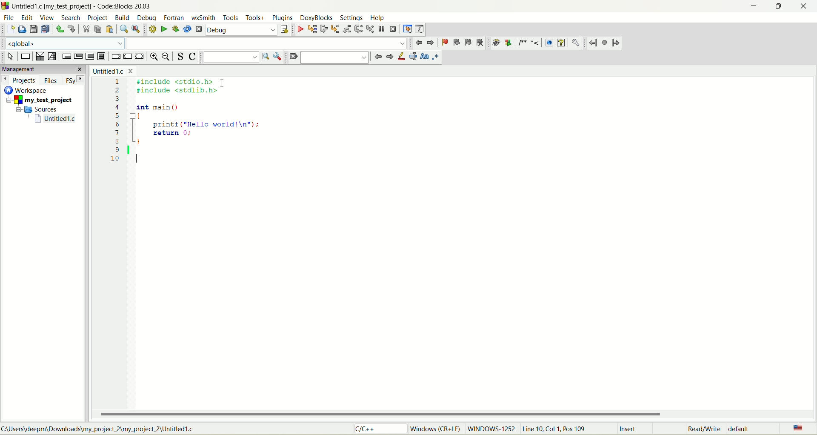  Describe the element at coordinates (100, 429) in the screenshot. I see `C:\Users\deepm\Downloads\my_project_2\my_project_2\Untitled1.c` at that location.